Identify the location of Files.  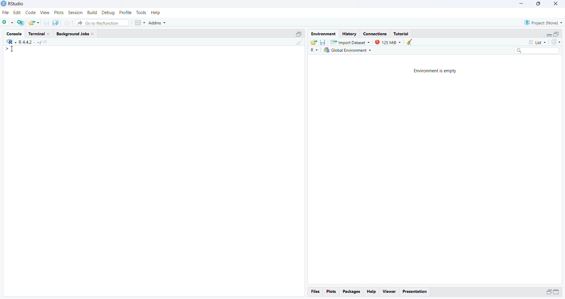
(315, 292).